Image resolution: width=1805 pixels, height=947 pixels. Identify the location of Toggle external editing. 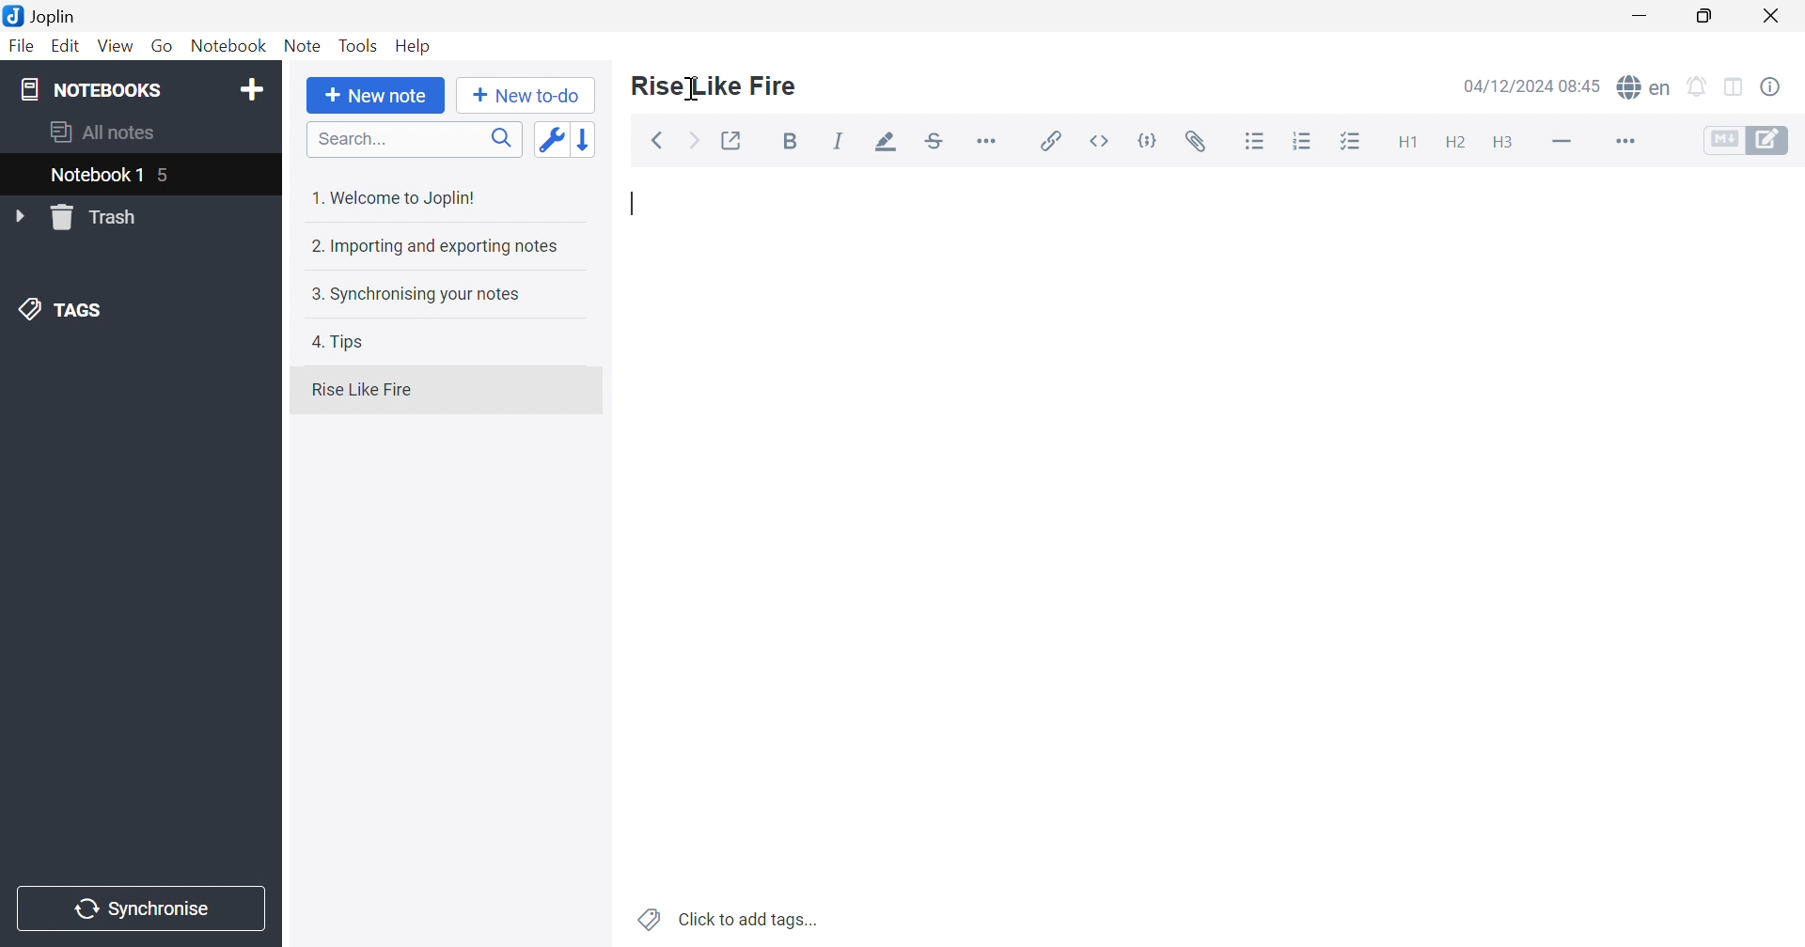
(732, 140).